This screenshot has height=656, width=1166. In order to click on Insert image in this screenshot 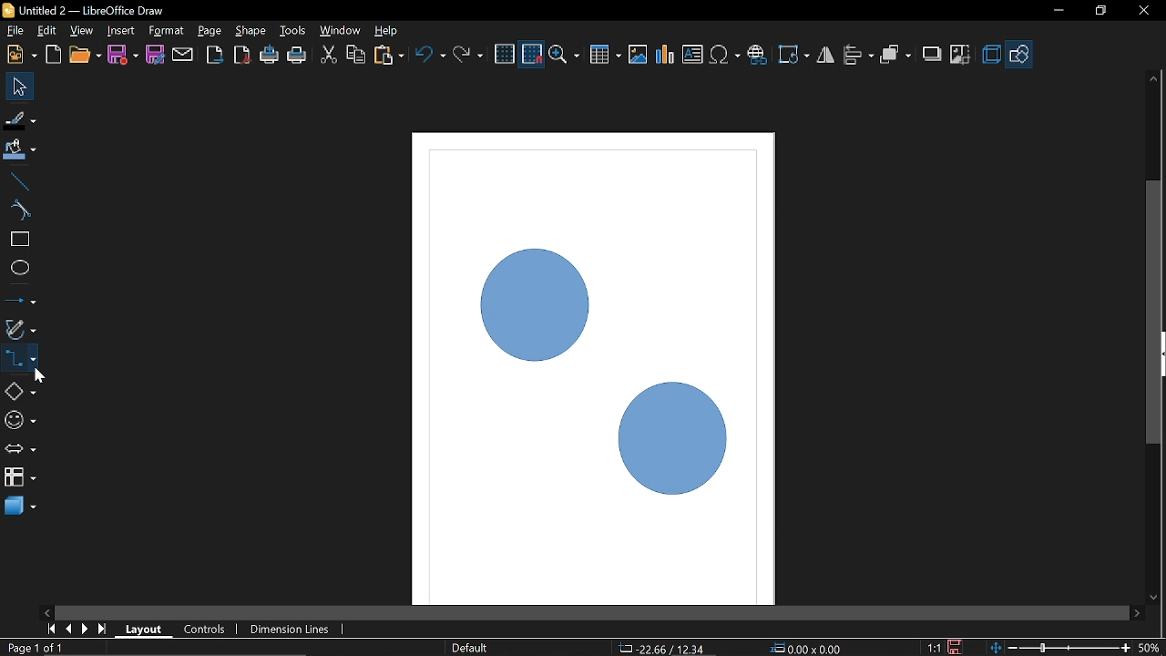, I will do `click(638, 55)`.